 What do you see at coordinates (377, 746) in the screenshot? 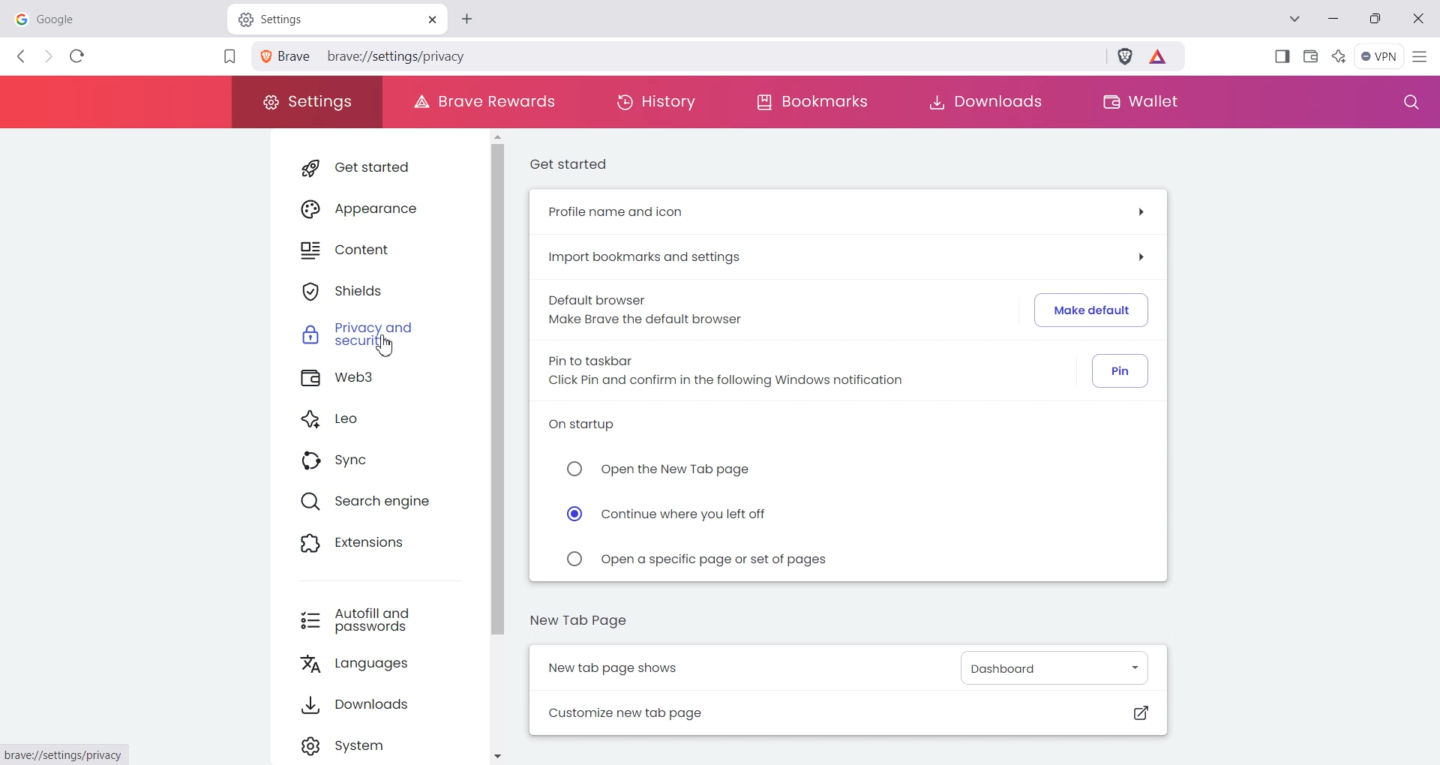
I see `Settings` at bounding box center [377, 746].